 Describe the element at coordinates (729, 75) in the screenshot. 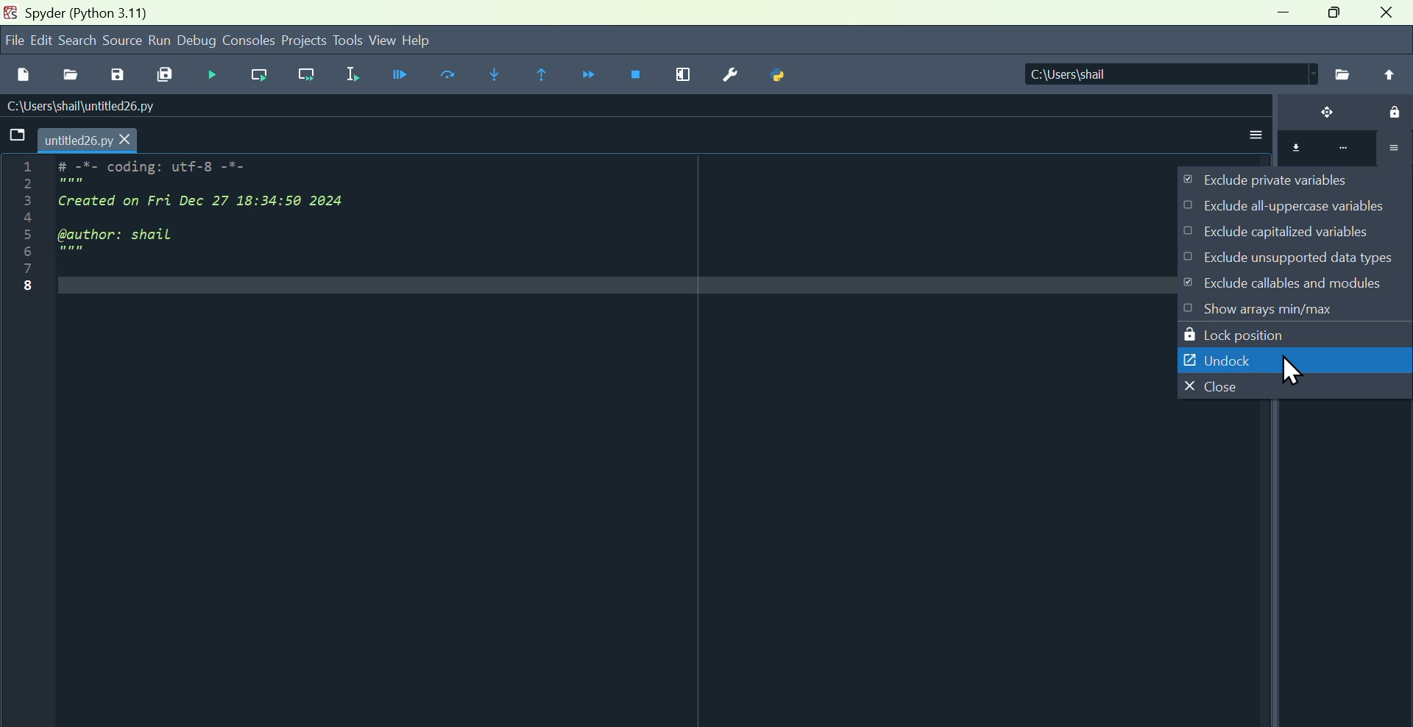

I see `Preferences` at that location.